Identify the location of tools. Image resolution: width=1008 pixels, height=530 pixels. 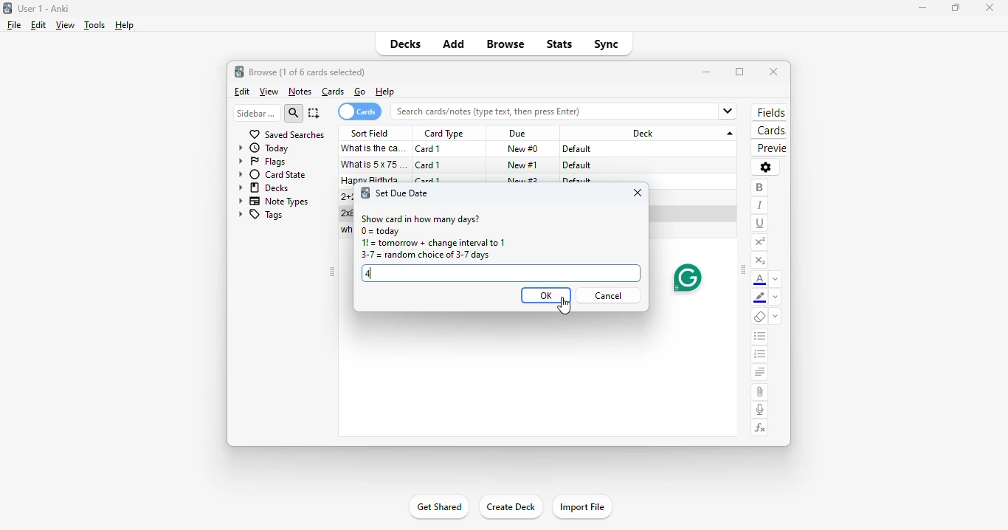
(94, 26).